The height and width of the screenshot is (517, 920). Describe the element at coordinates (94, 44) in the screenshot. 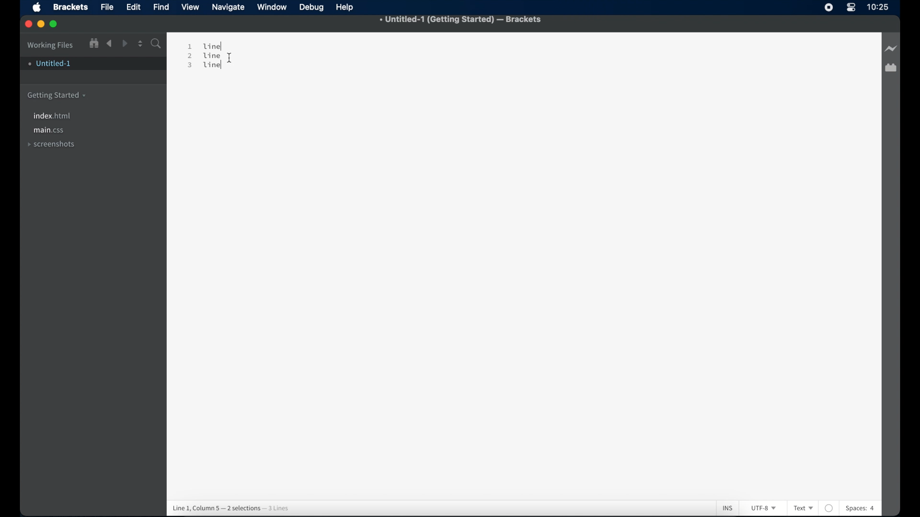

I see `show in file tree` at that location.